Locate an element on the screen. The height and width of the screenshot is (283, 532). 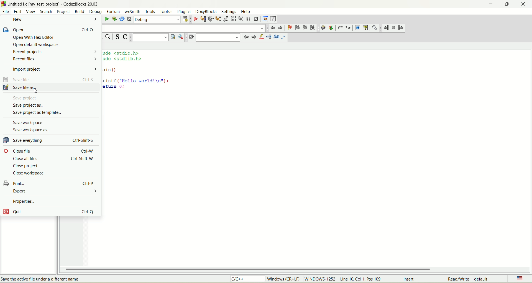
view is located at coordinates (31, 12).